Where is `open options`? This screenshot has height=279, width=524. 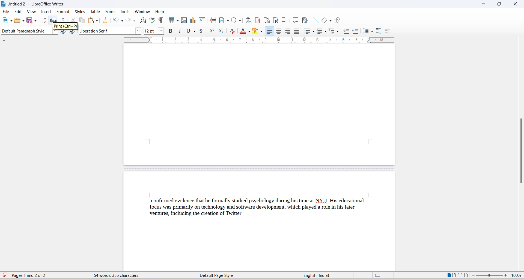
open options is located at coordinates (24, 21).